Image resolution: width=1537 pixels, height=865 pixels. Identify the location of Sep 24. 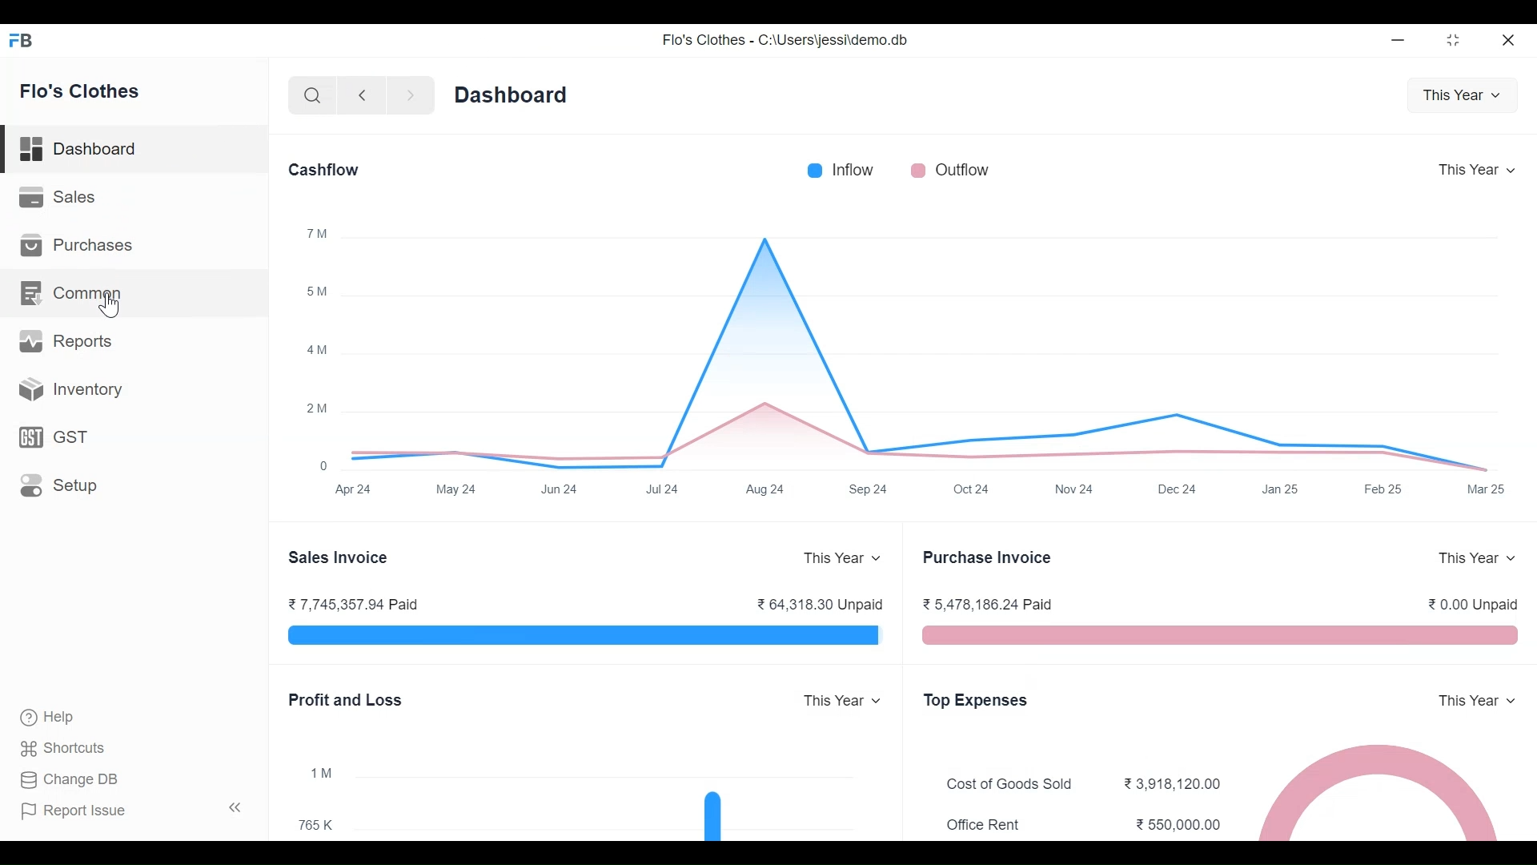
(869, 489).